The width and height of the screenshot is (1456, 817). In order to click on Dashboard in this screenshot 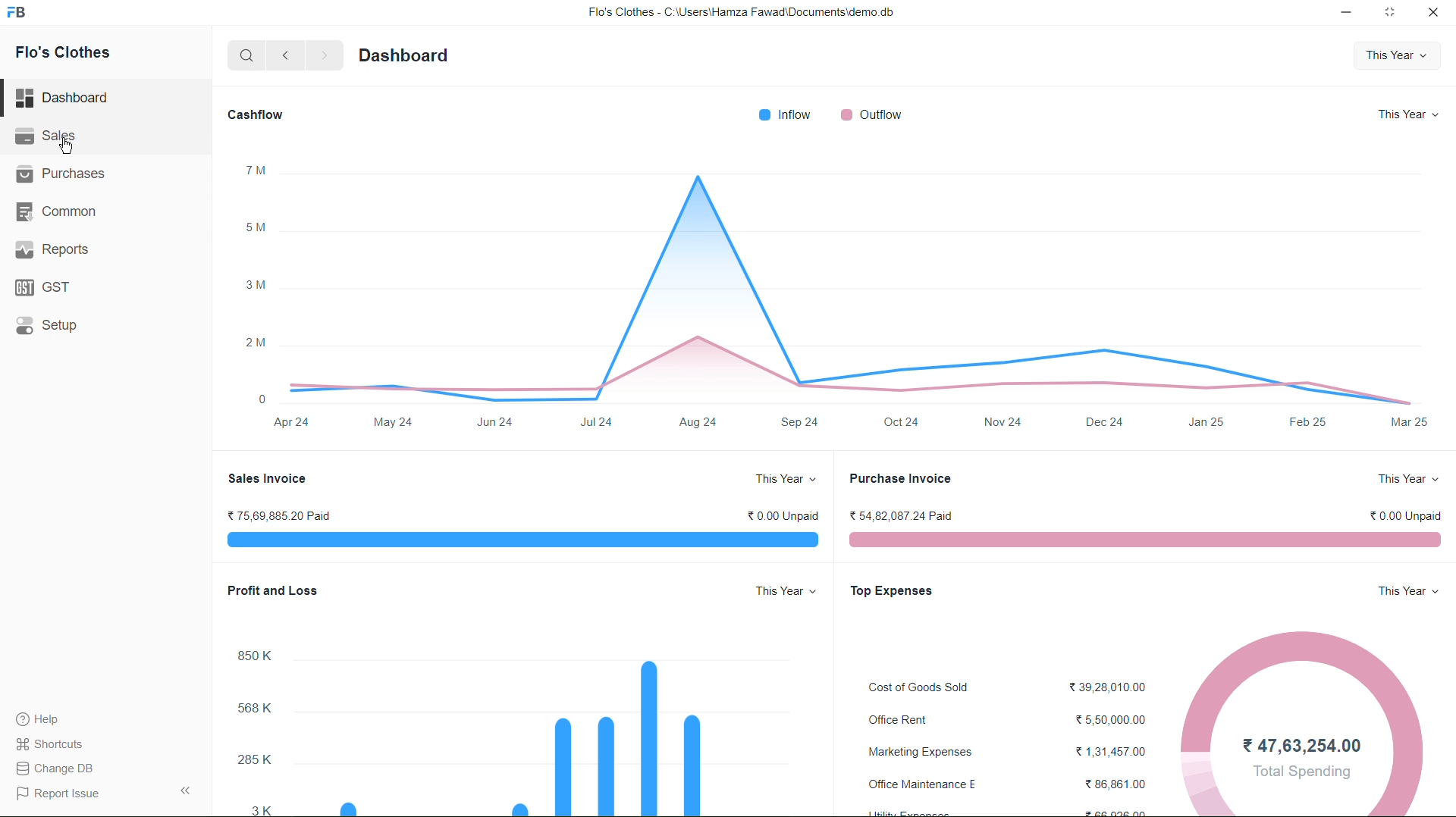, I will do `click(406, 54)`.